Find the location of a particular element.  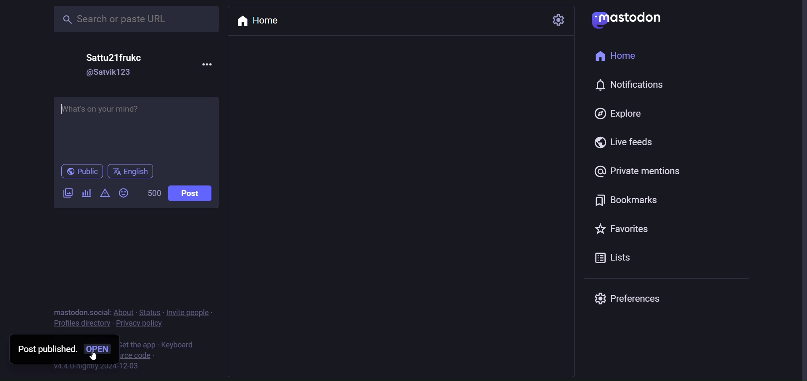

english is located at coordinates (133, 171).